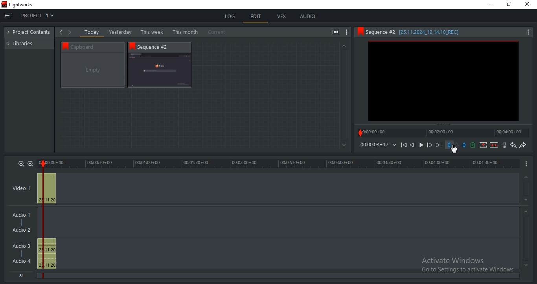 The height and width of the screenshot is (284, 537). What do you see at coordinates (452, 147) in the screenshot?
I see `Selection Cursor` at bounding box center [452, 147].